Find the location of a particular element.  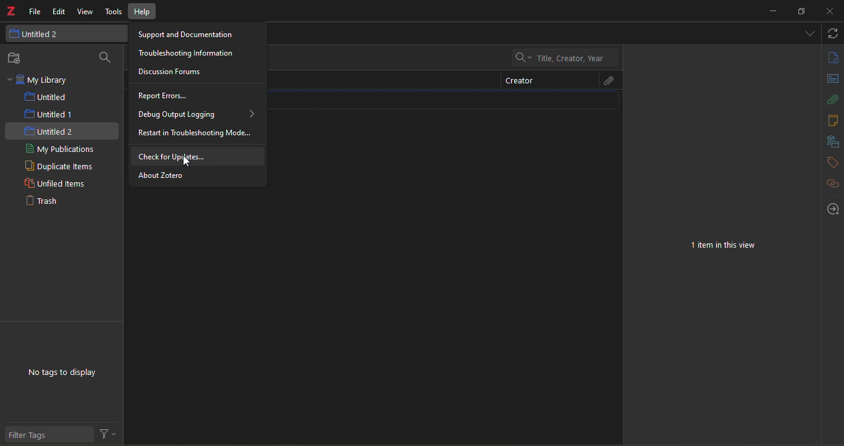

search is located at coordinates (104, 57).